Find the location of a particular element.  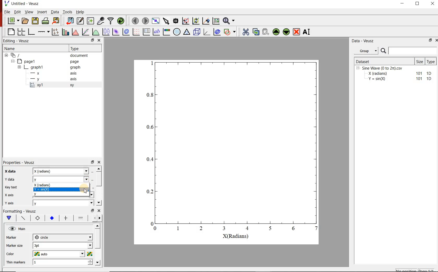

go to next page is located at coordinates (145, 20).